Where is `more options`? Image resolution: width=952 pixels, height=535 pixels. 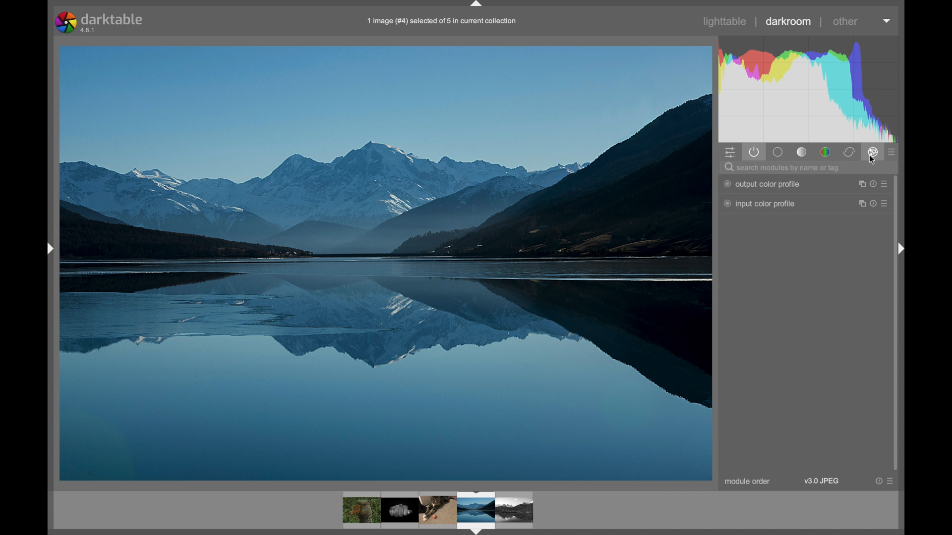 more options is located at coordinates (888, 21).